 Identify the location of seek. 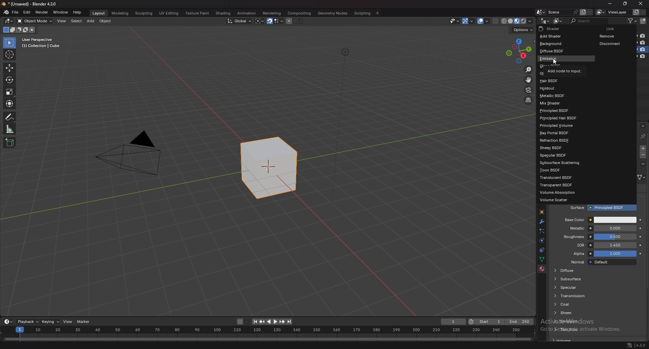
(268, 334).